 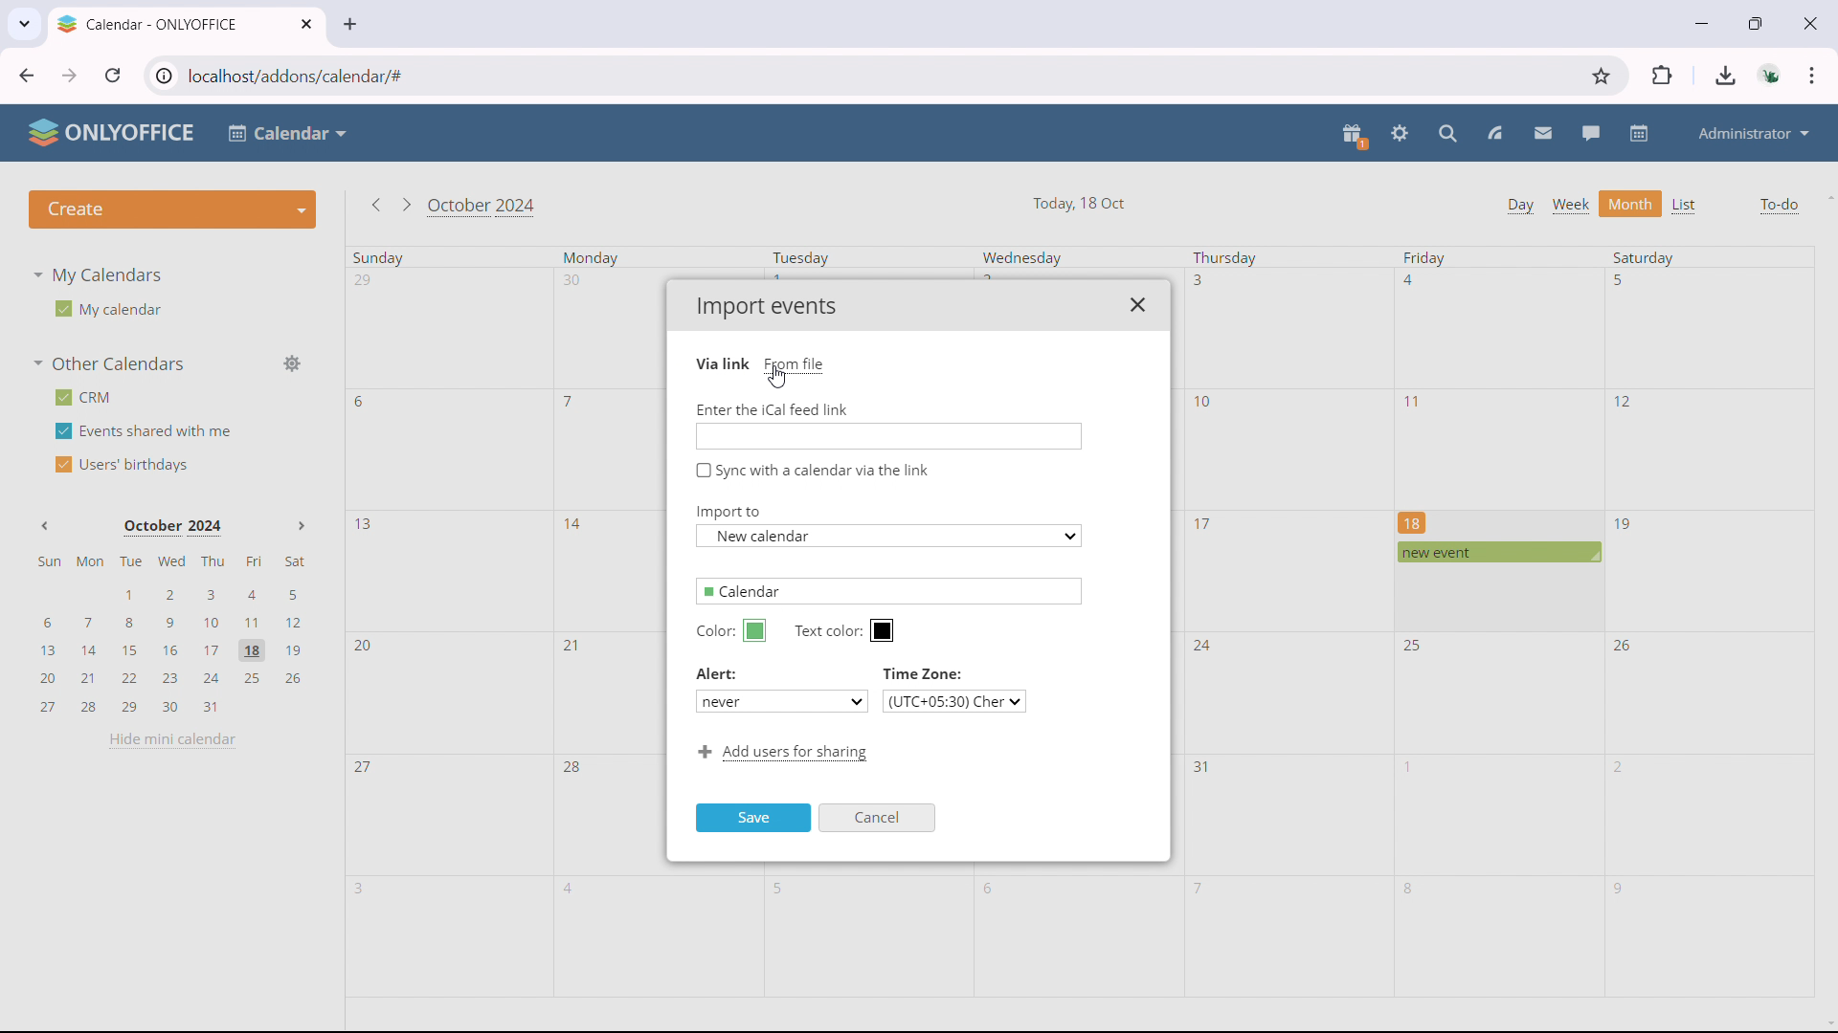 I want to click on 25, so click(x=1416, y=646).